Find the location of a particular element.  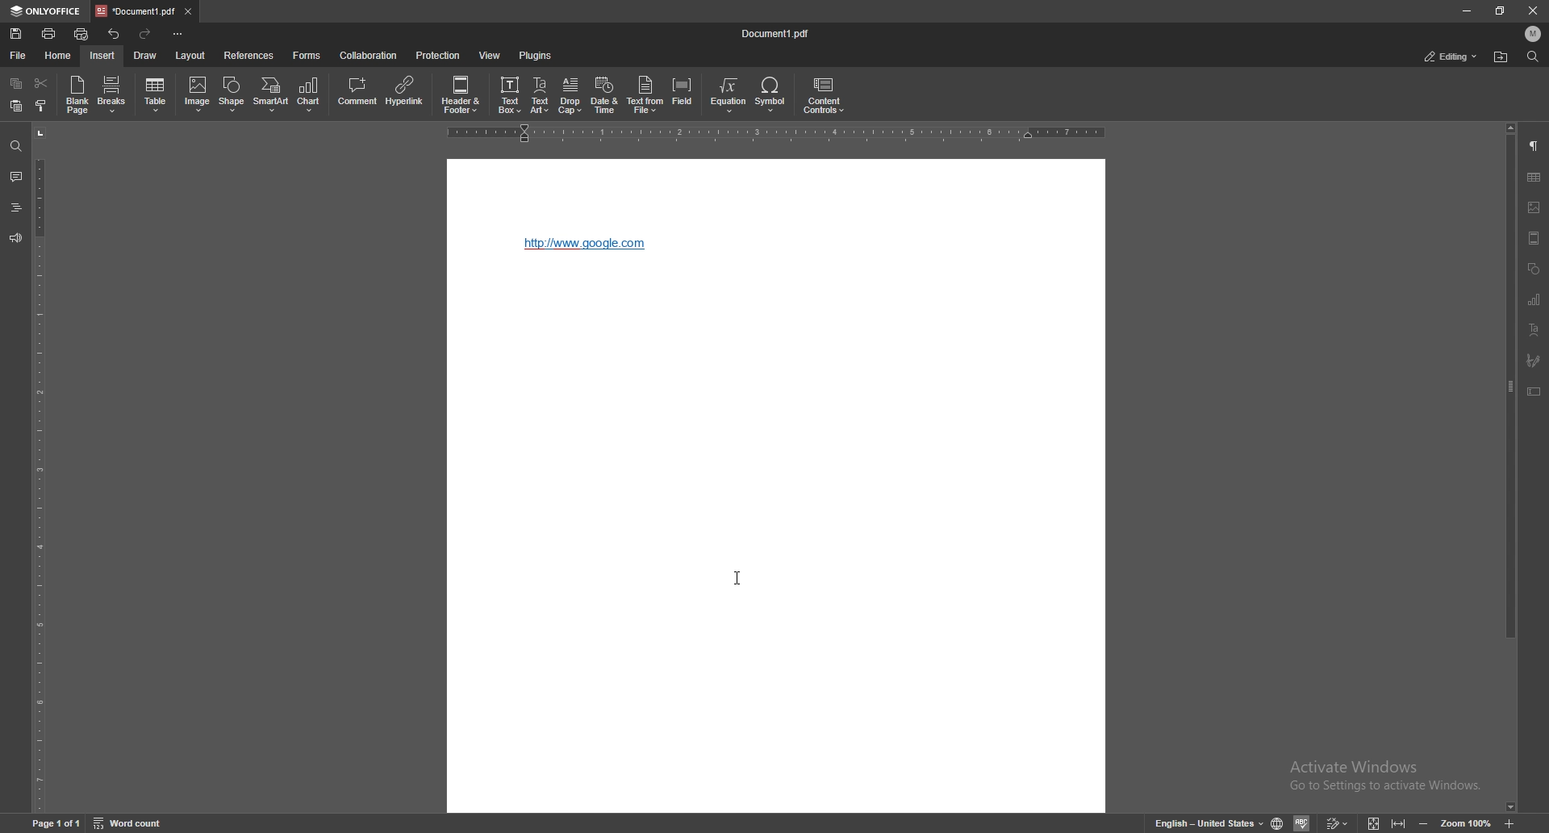

change doc language is located at coordinates (1279, 822).